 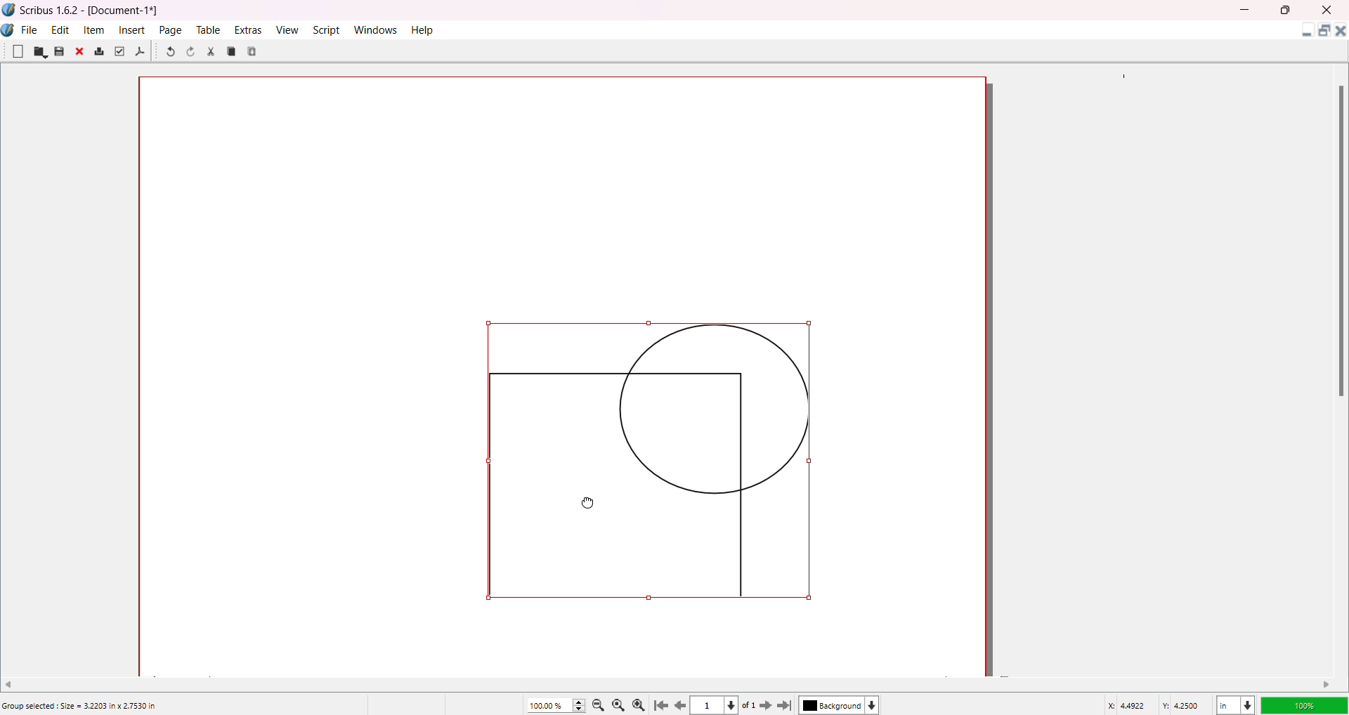 What do you see at coordinates (254, 51) in the screenshot?
I see `Paste` at bounding box center [254, 51].